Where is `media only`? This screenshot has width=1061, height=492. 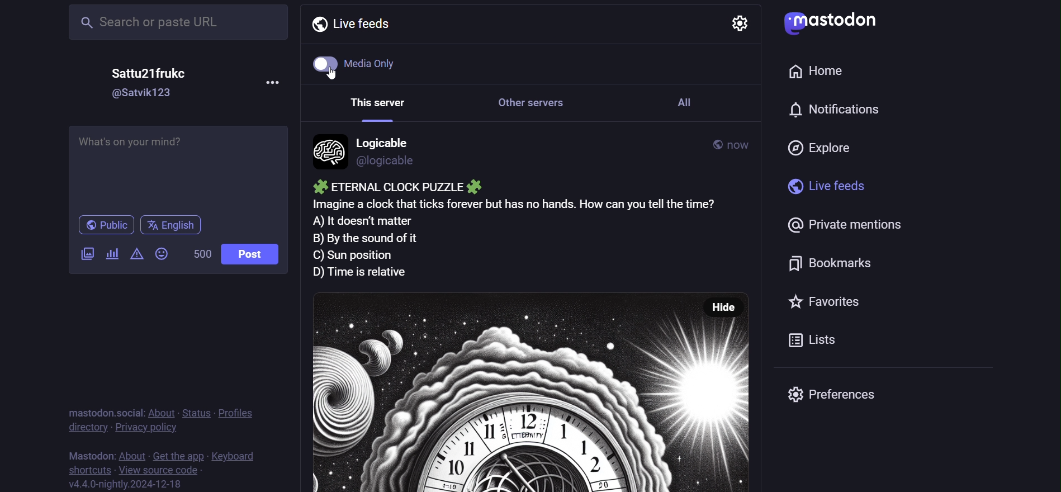 media only is located at coordinates (362, 63).